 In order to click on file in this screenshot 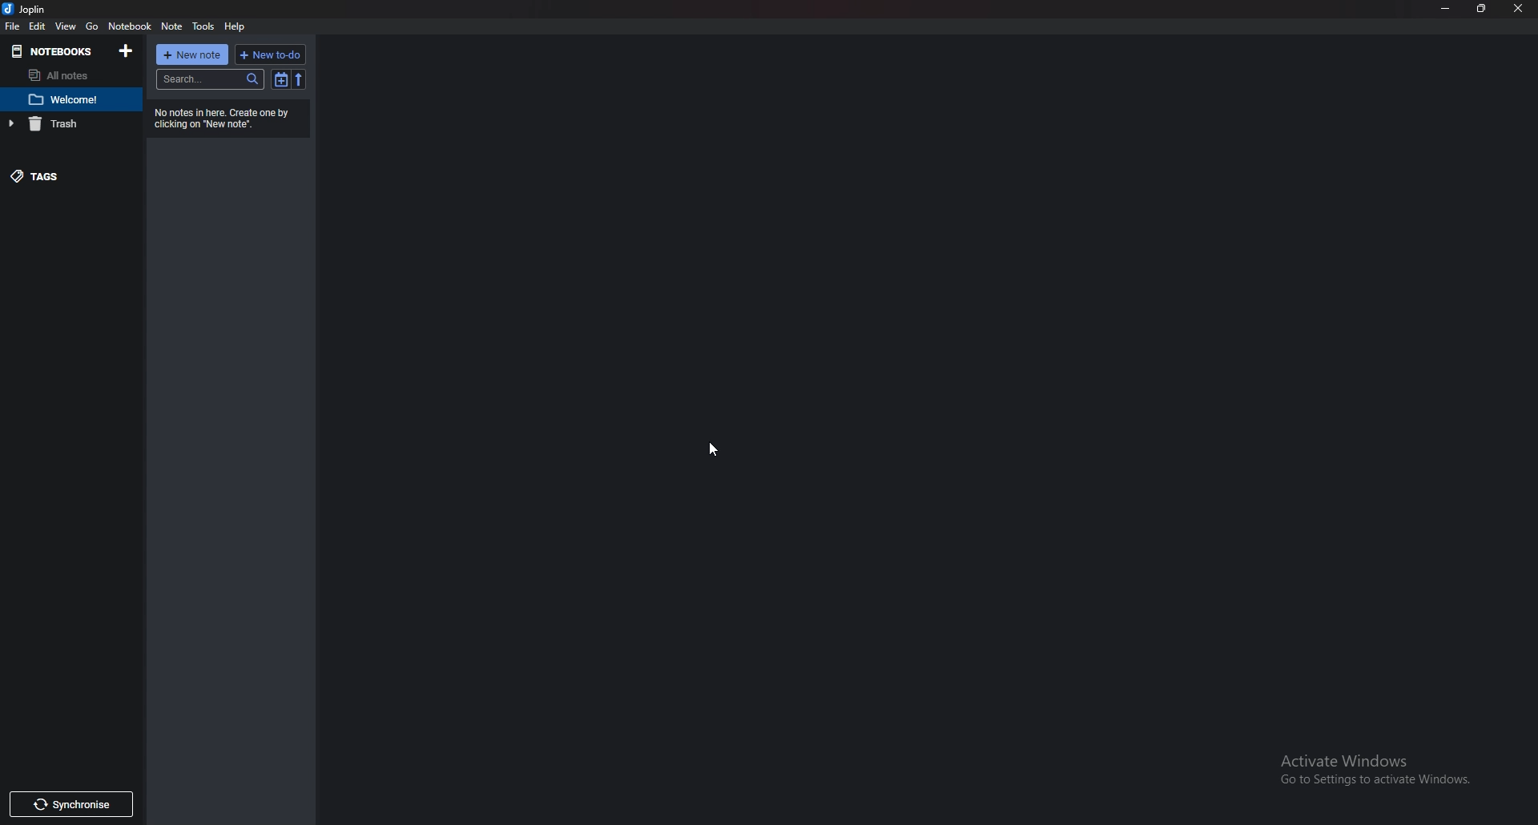, I will do `click(15, 24)`.